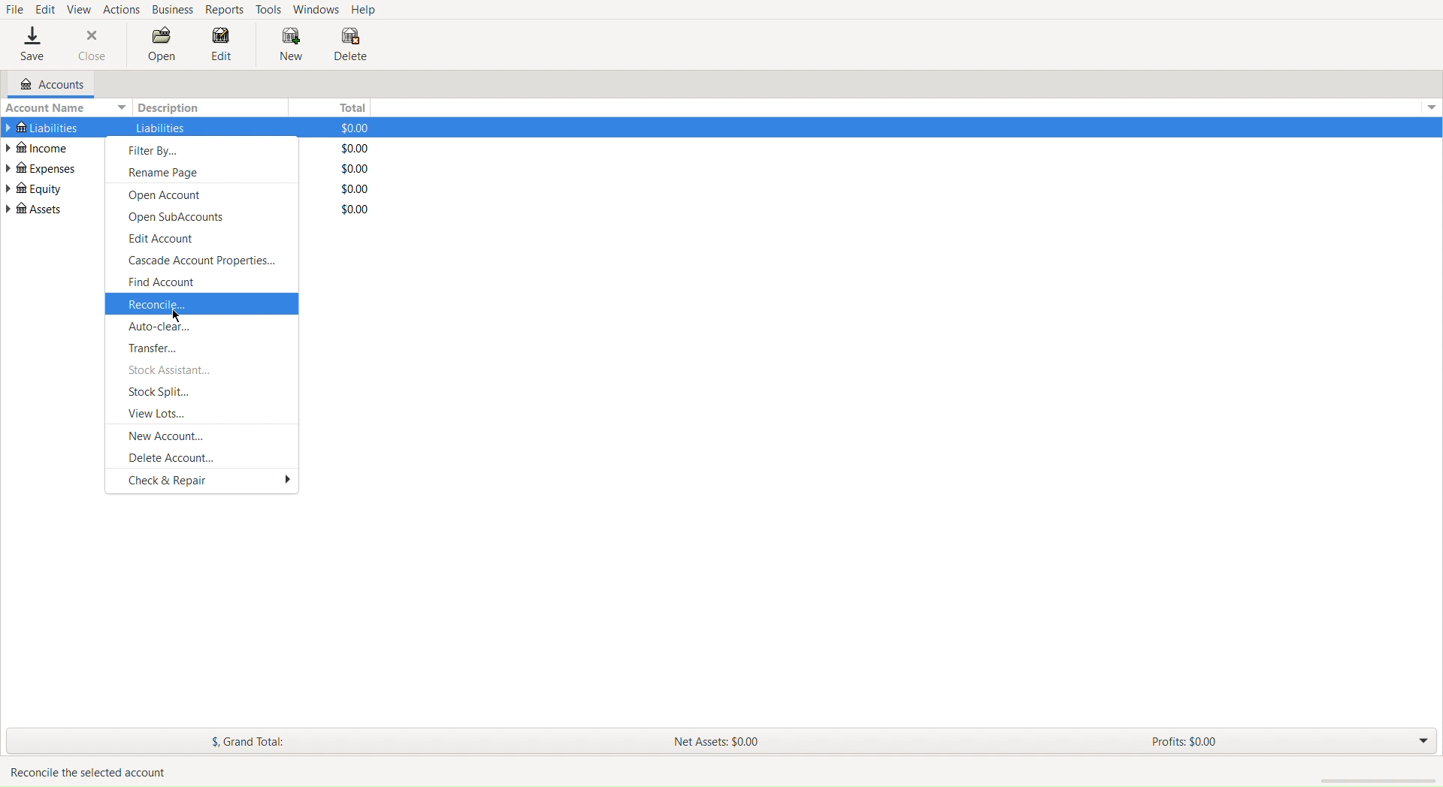 Image resolution: width=1443 pixels, height=787 pixels. Describe the element at coordinates (201, 305) in the screenshot. I see `Reconcile` at that location.